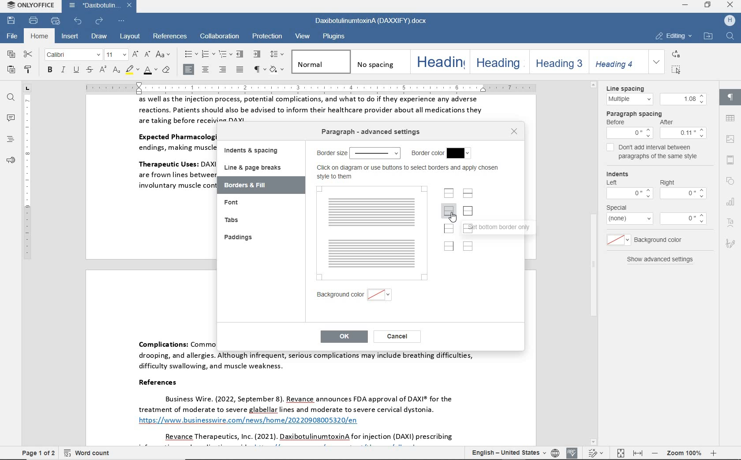 Image resolution: width=741 pixels, height=460 pixels. I want to click on copy, so click(11, 55).